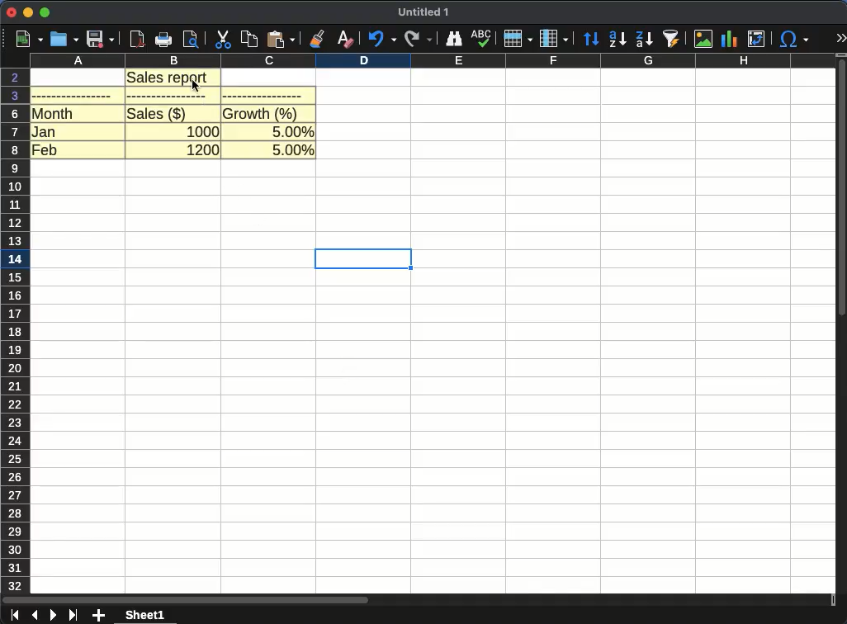 The height and width of the screenshot is (624, 847). I want to click on UNTITLED 1, so click(423, 13).